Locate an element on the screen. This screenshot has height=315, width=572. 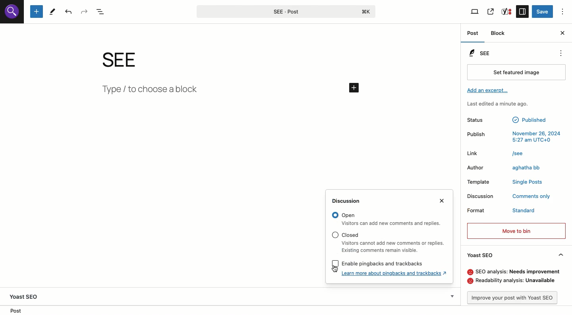
see is located at coordinates (128, 60).